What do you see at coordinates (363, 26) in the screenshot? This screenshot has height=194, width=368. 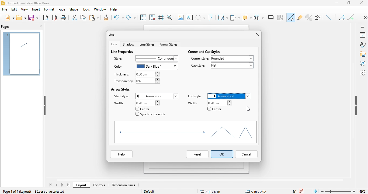 I see `sidebar setting` at bounding box center [363, 26].